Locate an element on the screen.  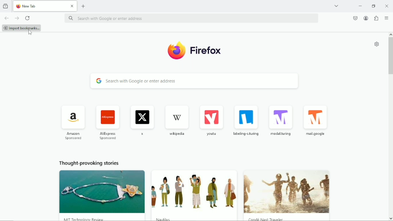
List all tabs is located at coordinates (336, 5).